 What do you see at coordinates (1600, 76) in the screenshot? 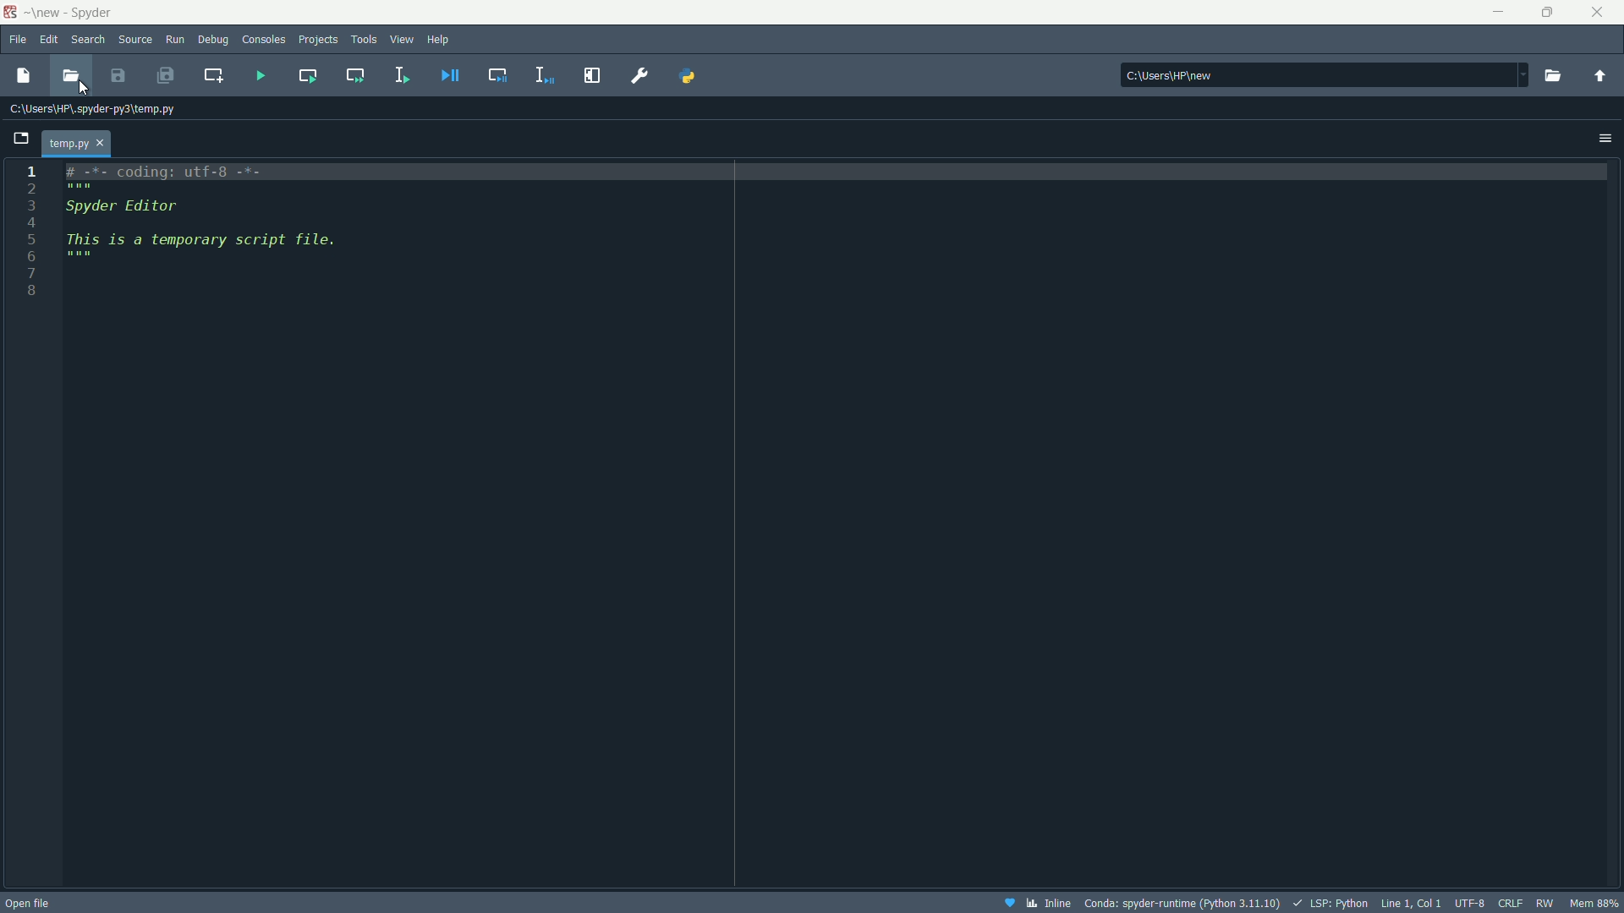
I see `change to parent directory` at bounding box center [1600, 76].